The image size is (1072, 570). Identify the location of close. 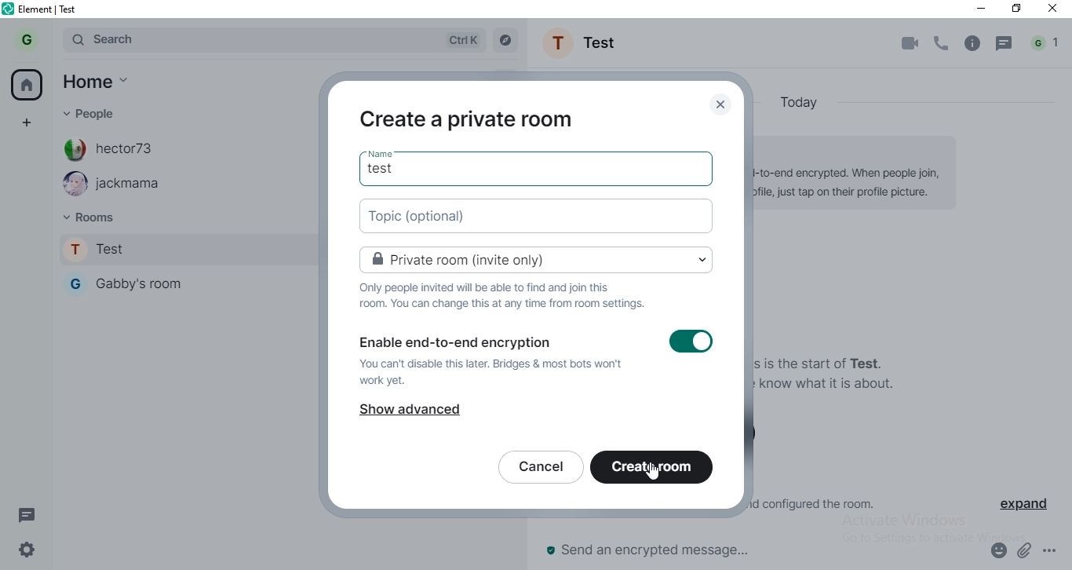
(1055, 11).